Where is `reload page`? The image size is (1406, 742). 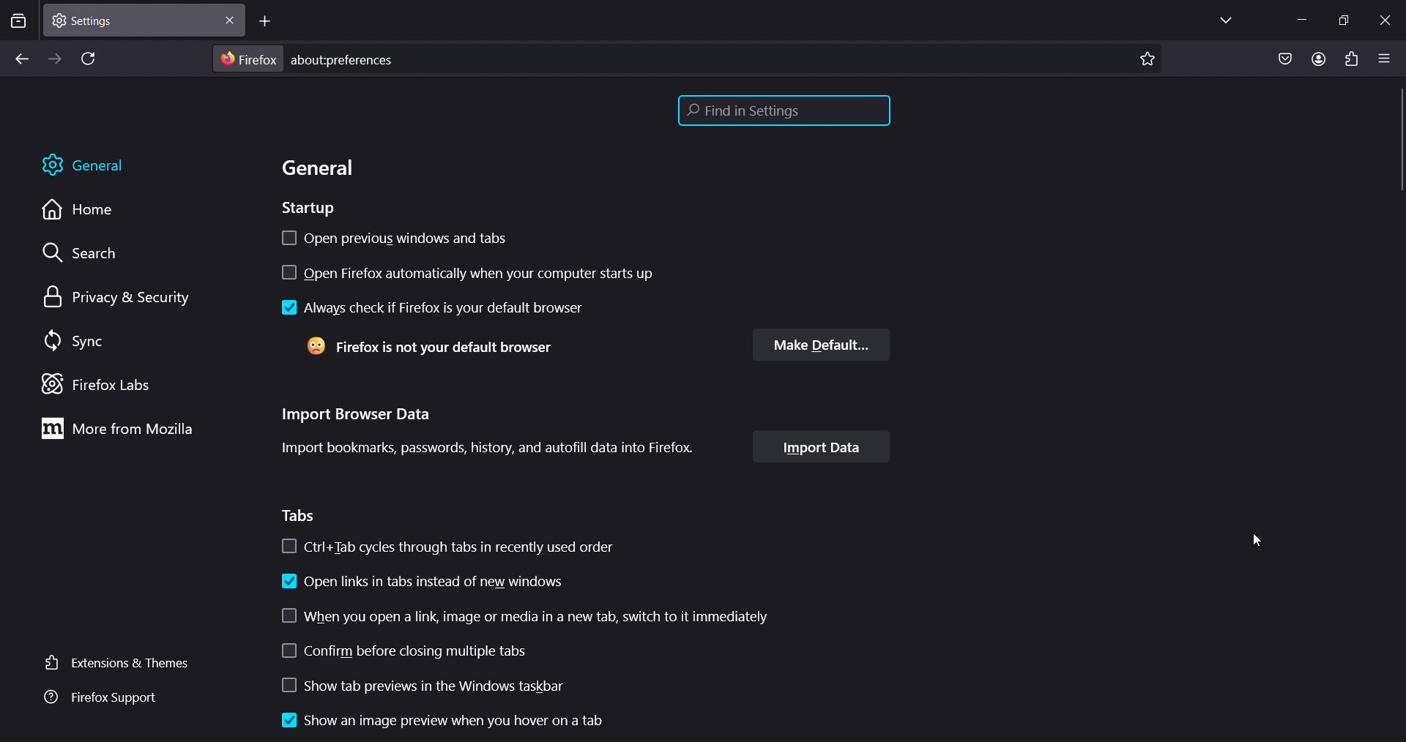 reload page is located at coordinates (84, 57).